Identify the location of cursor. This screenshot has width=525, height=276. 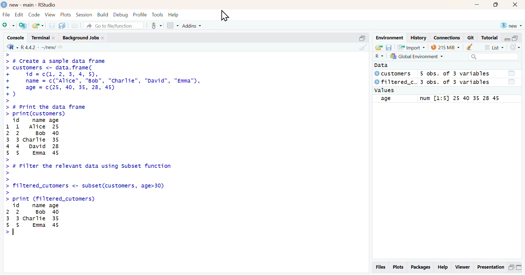
(225, 17).